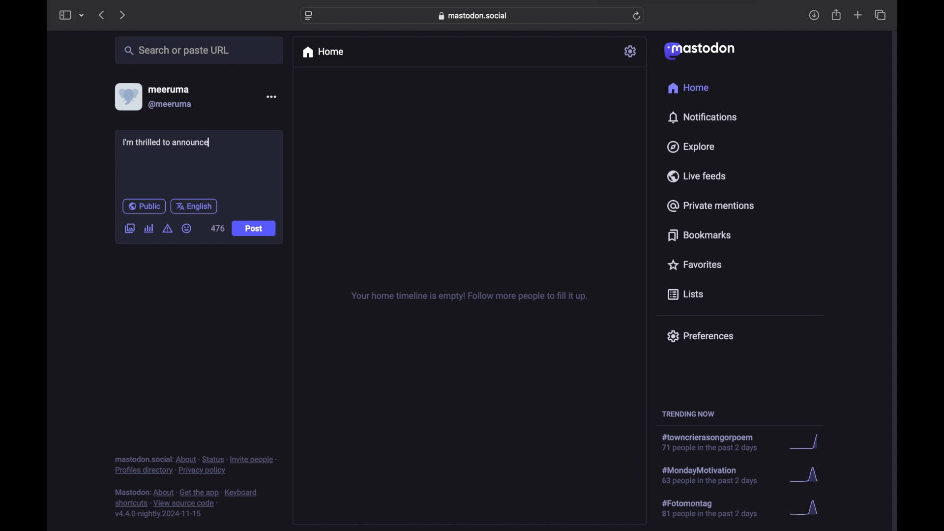 This screenshot has width=944, height=531. What do you see at coordinates (323, 52) in the screenshot?
I see `home` at bounding box center [323, 52].